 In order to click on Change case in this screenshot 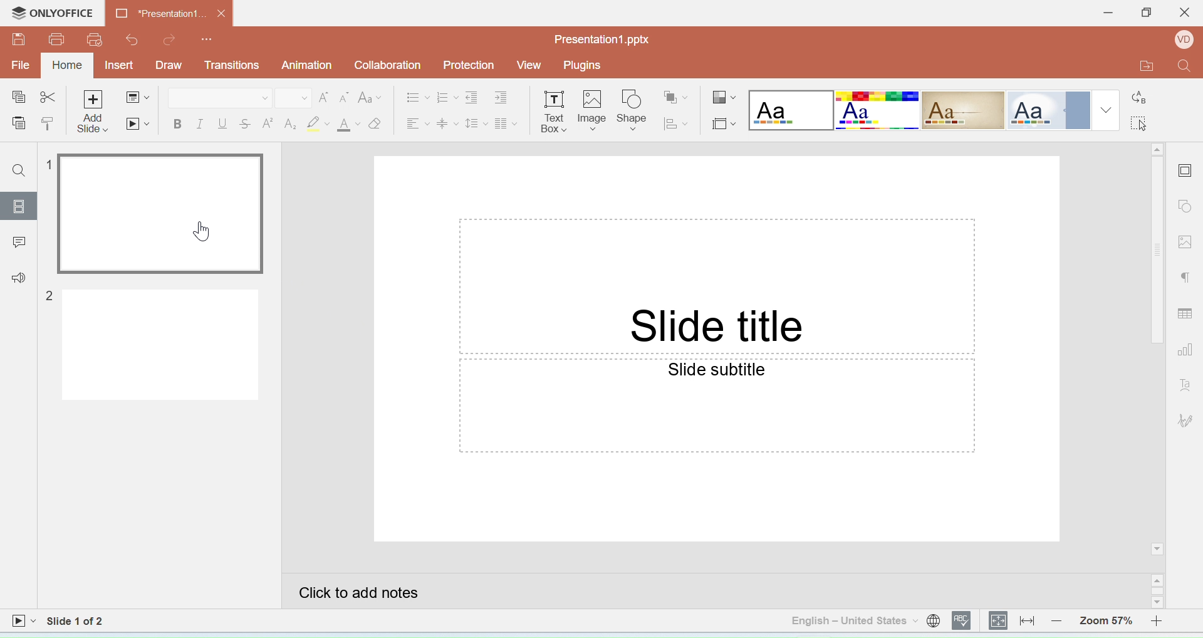, I will do `click(371, 97)`.